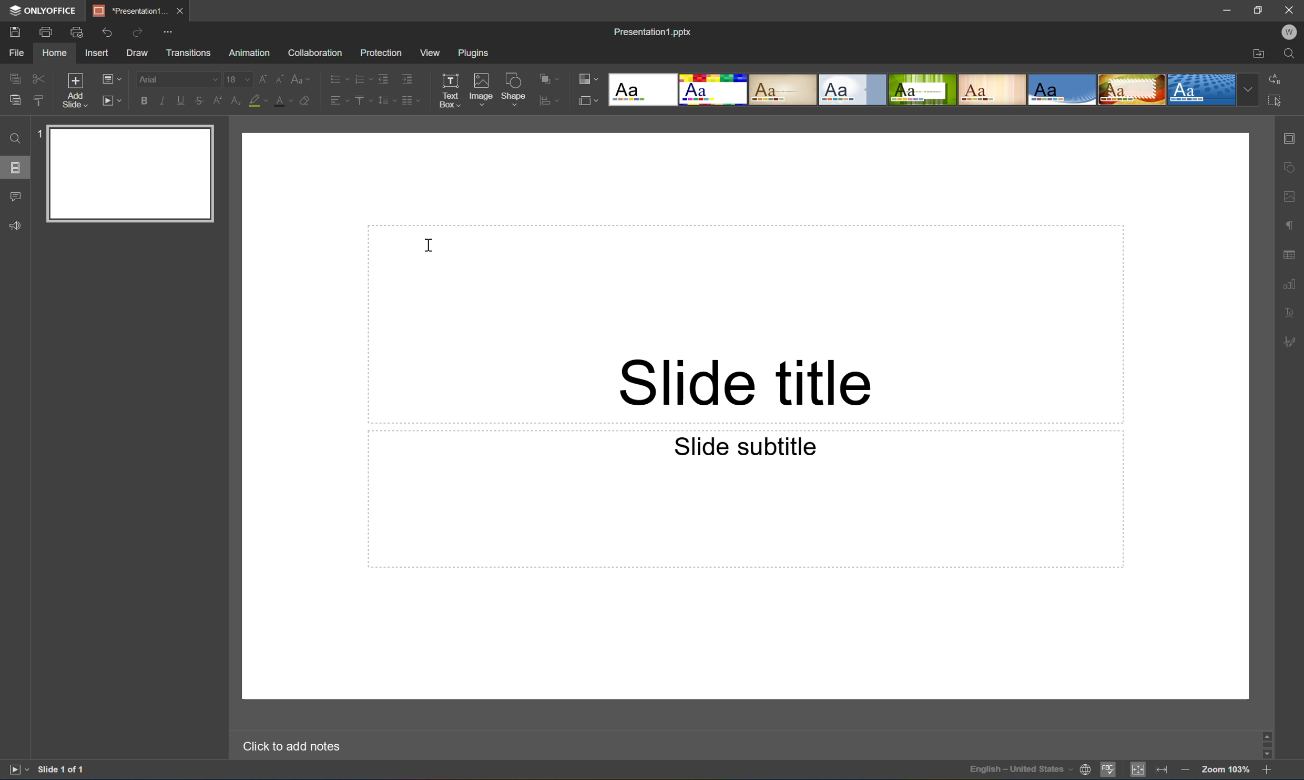  Describe the element at coordinates (240, 80) in the screenshot. I see `Font size` at that location.